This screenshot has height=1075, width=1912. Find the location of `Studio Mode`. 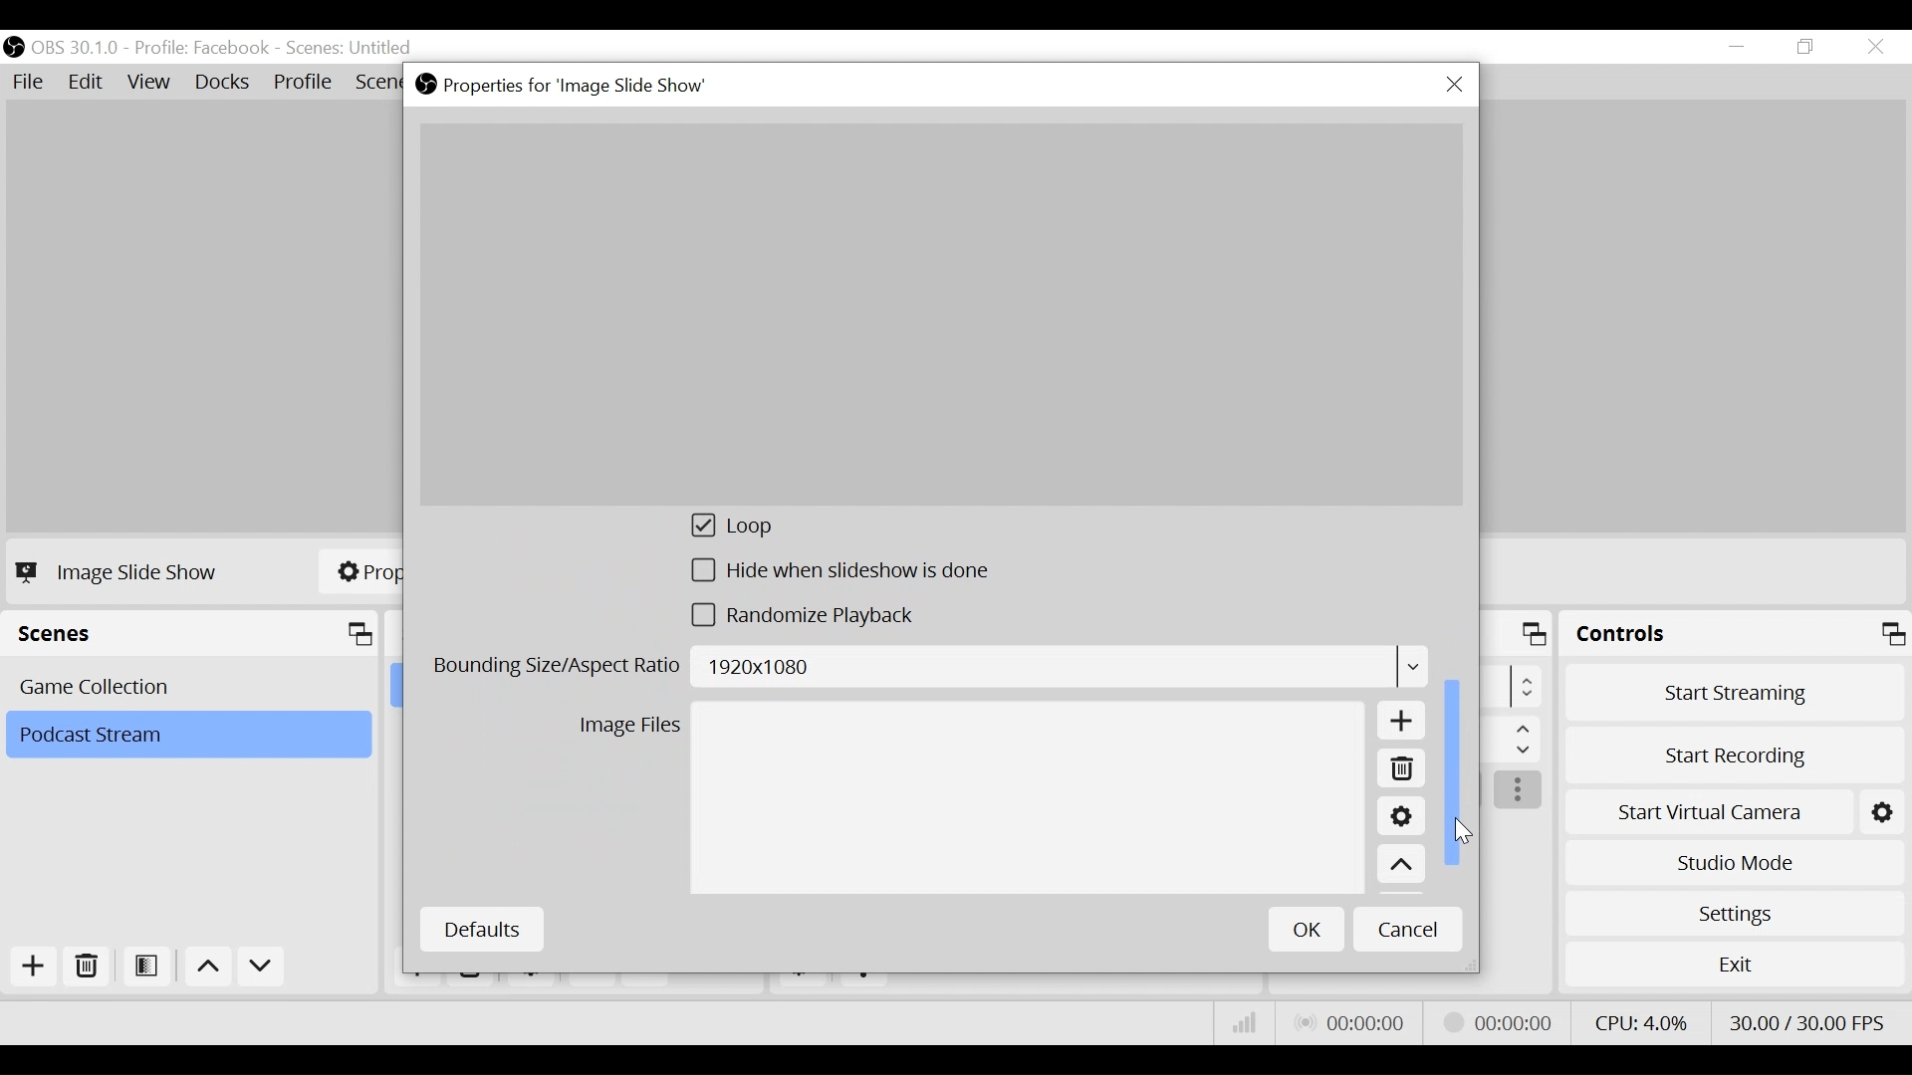

Studio Mode is located at coordinates (1735, 860).